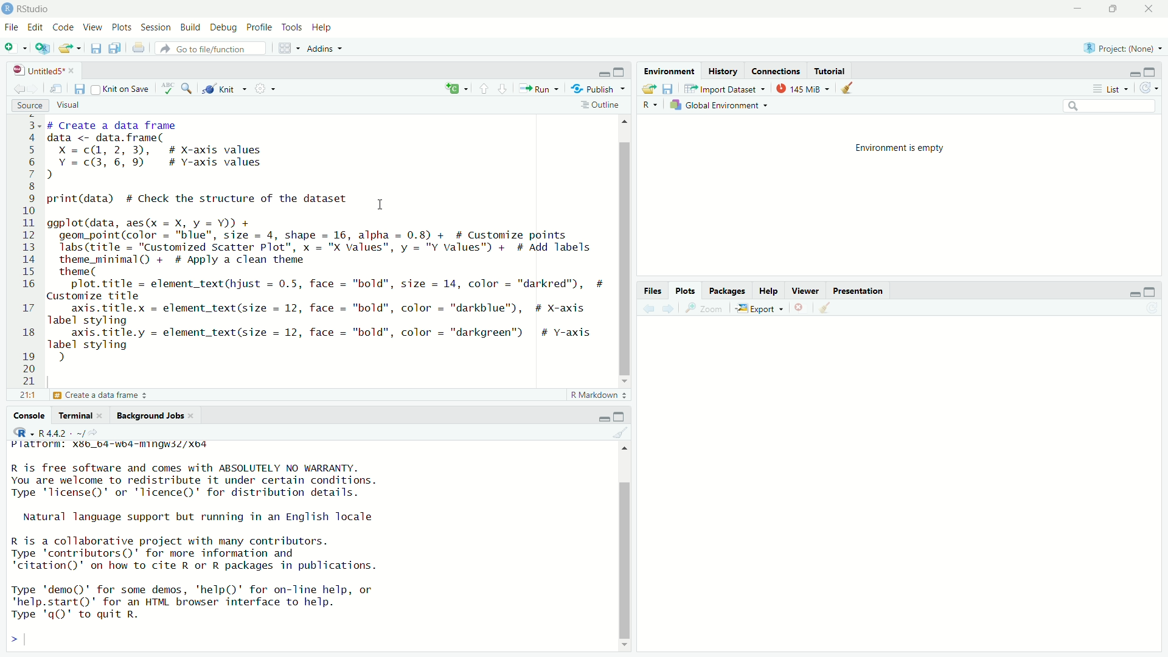 Image resolution: width=1168 pixels, height=657 pixels. What do you see at coordinates (25, 395) in the screenshot?
I see `2:1:1` at bounding box center [25, 395].